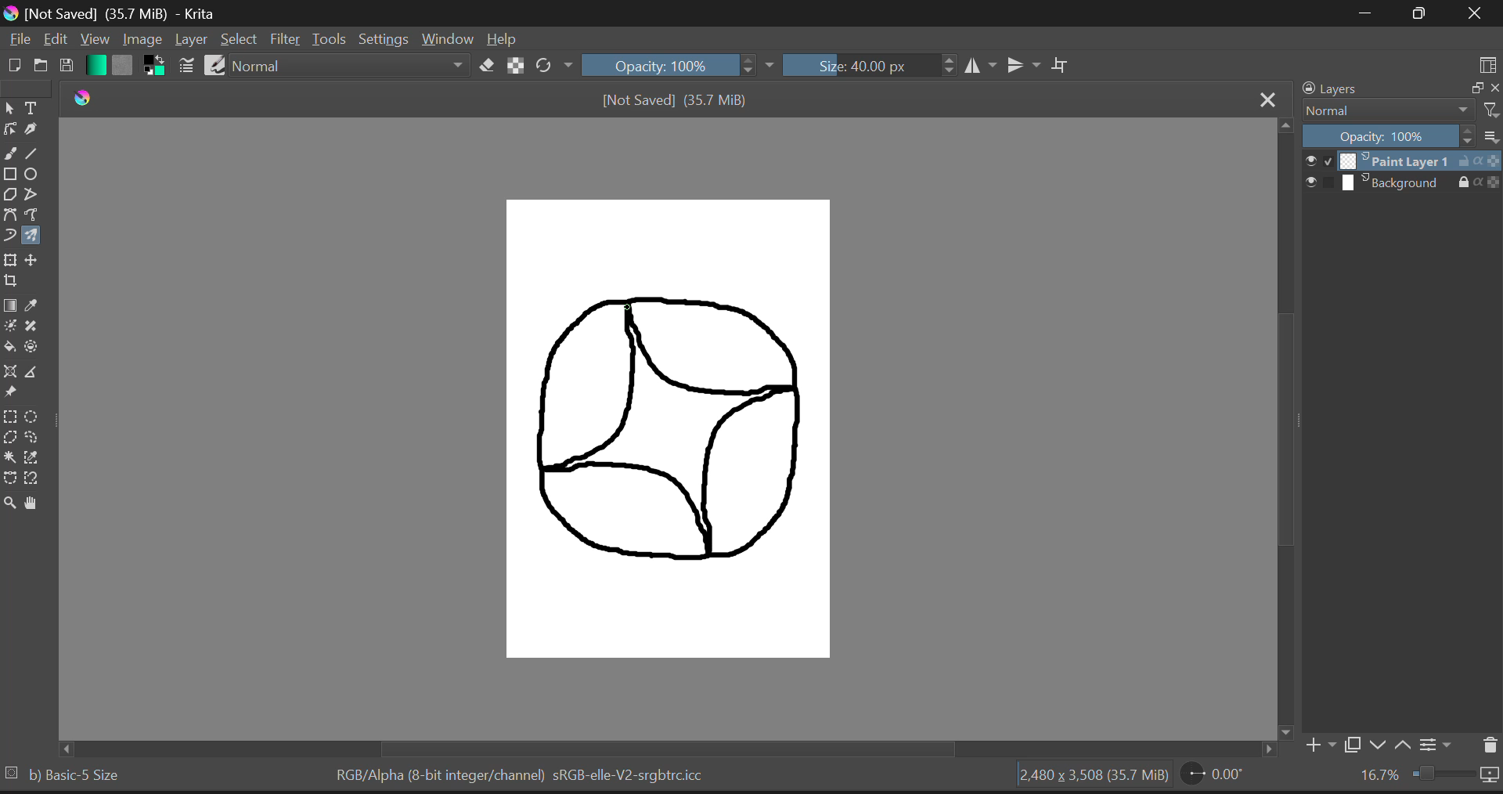 This screenshot has width=1503, height=794. Describe the element at coordinates (1285, 731) in the screenshot. I see `` at that location.